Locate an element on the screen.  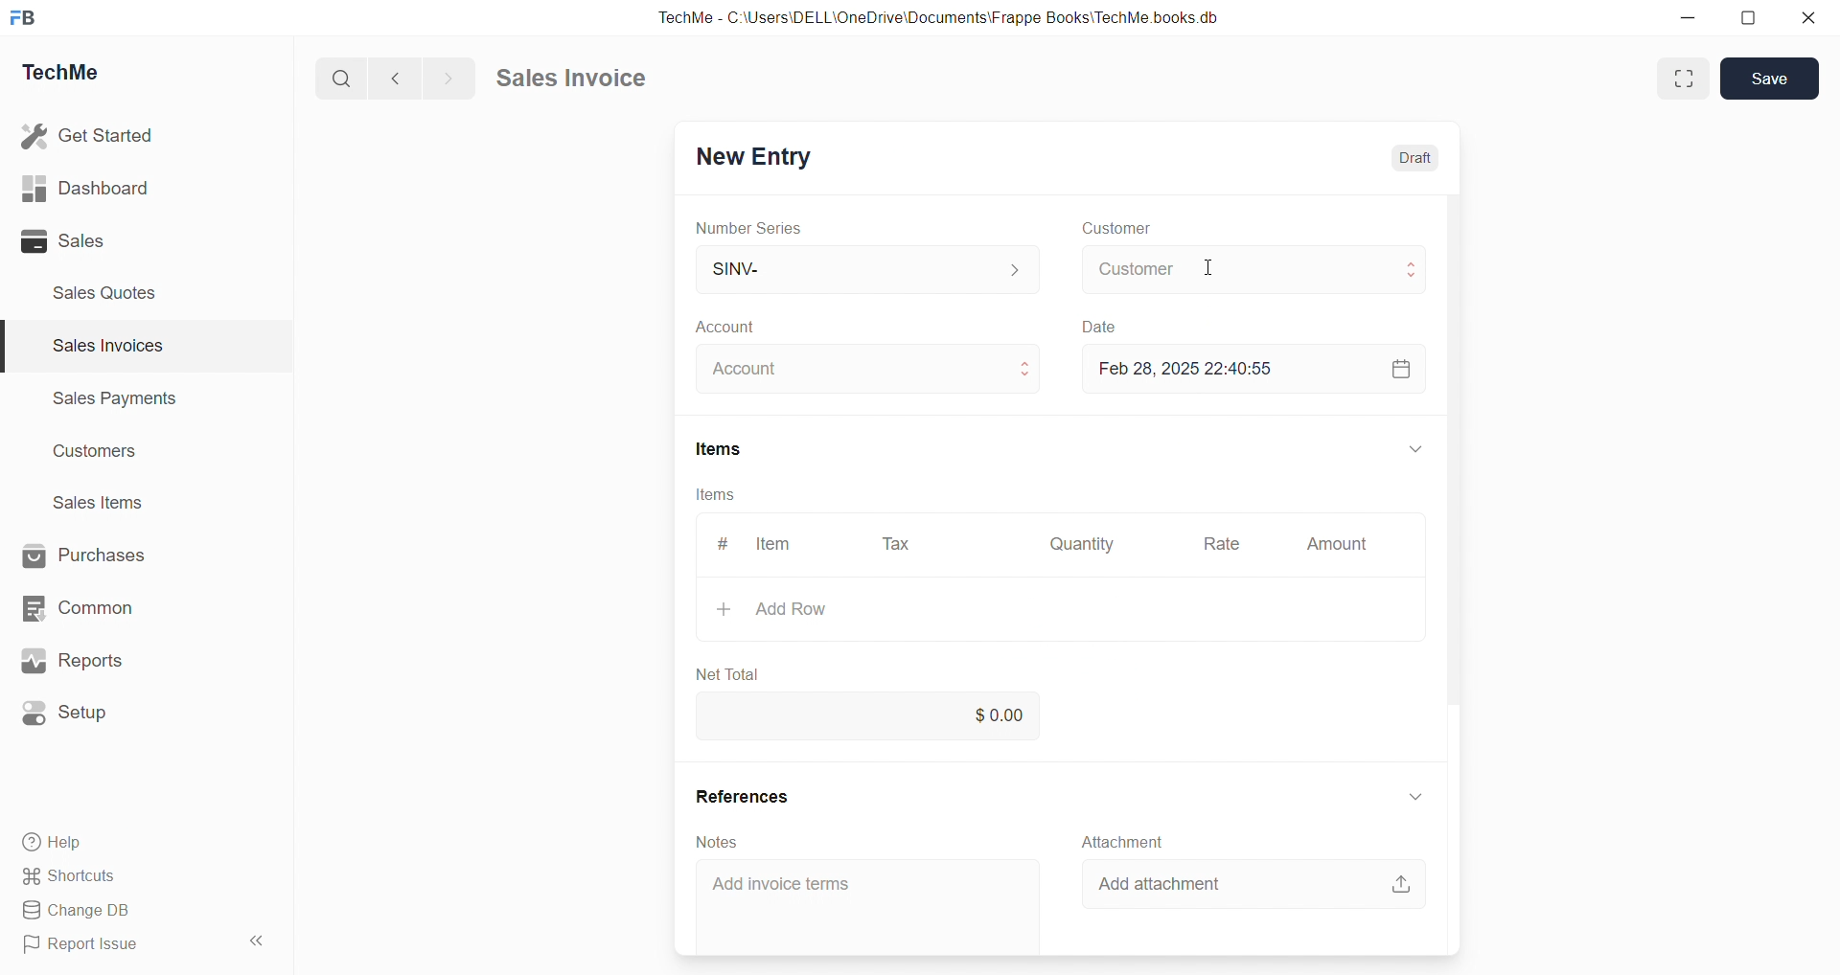
back is located at coordinates (391, 78).